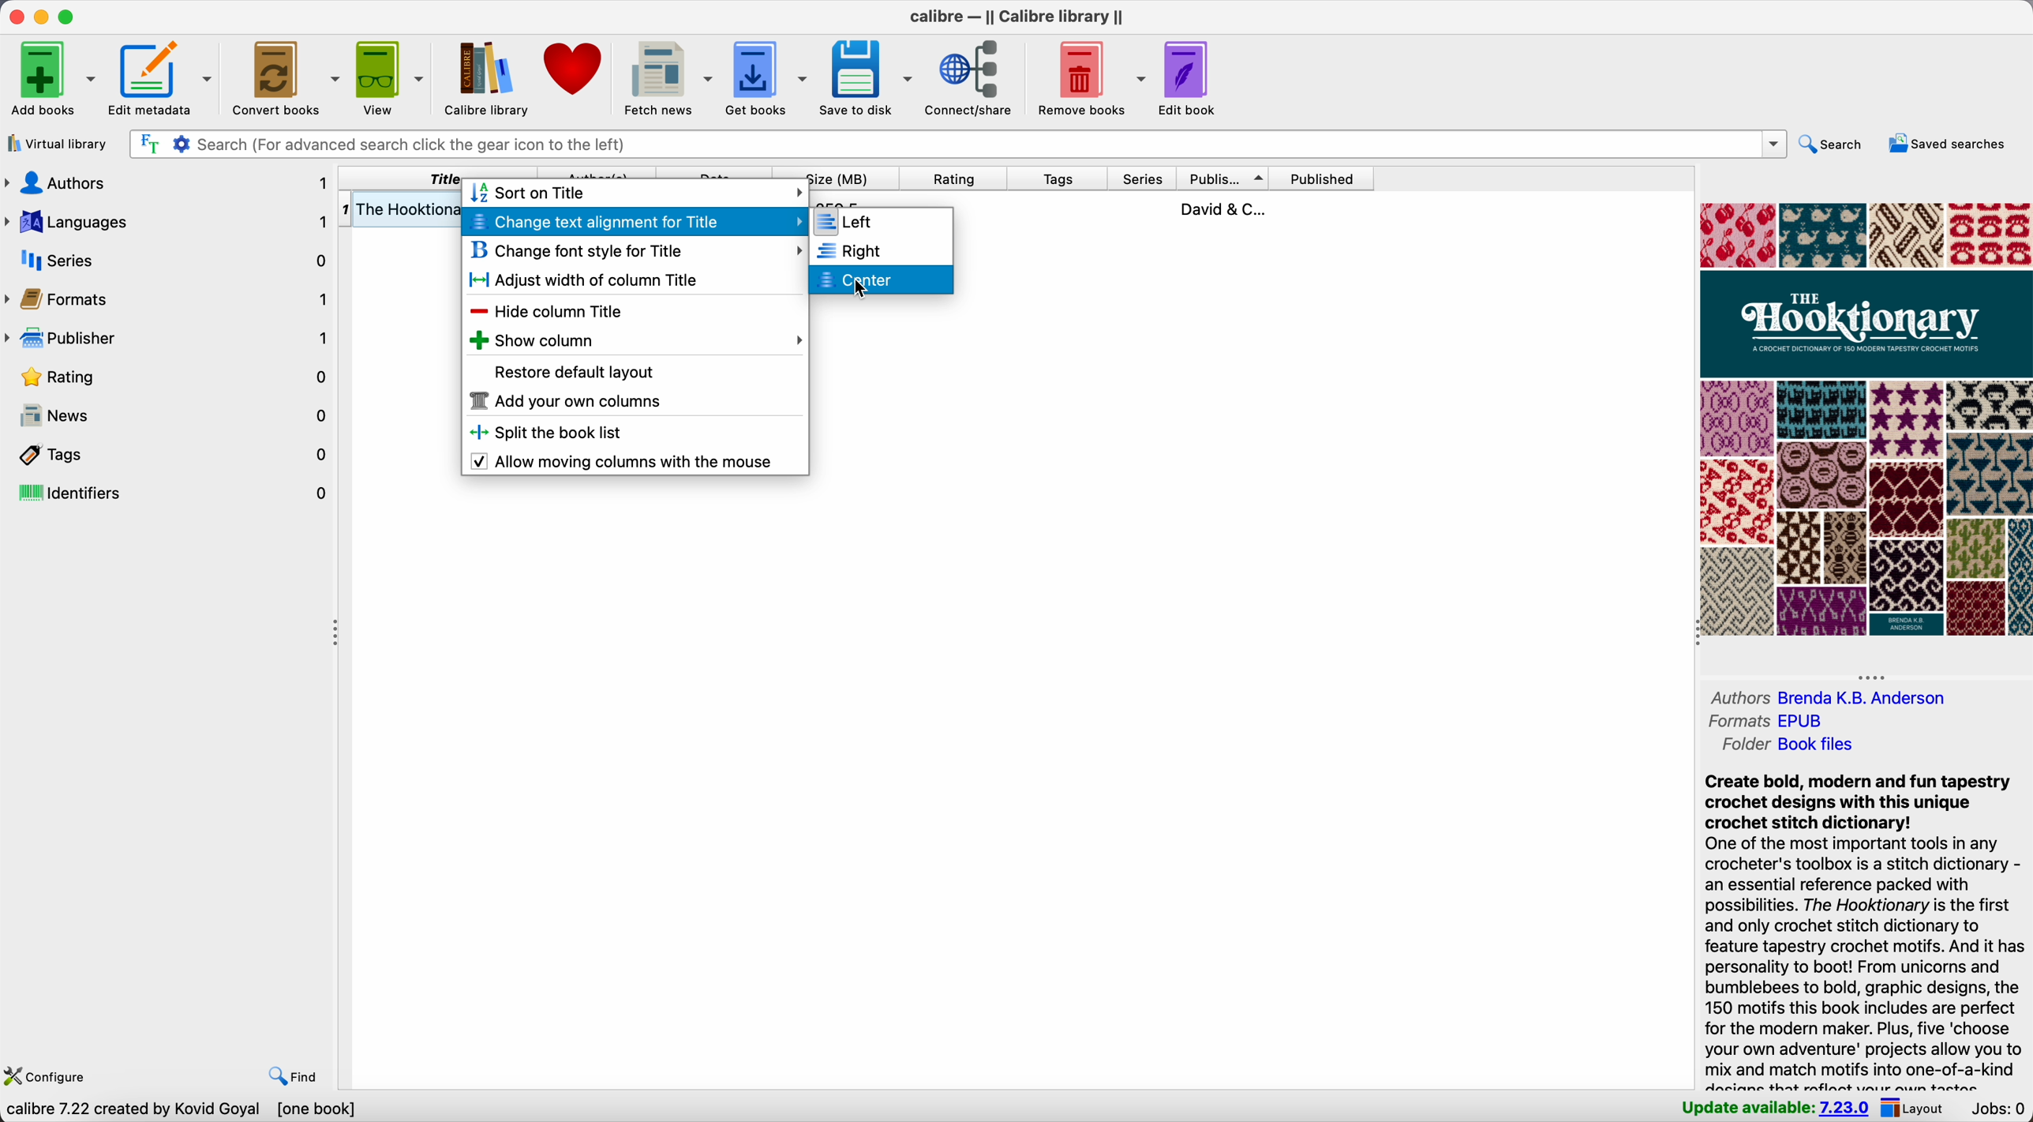 The width and height of the screenshot is (2033, 1122). Describe the element at coordinates (635, 222) in the screenshot. I see `click on change text alignment for title` at that location.